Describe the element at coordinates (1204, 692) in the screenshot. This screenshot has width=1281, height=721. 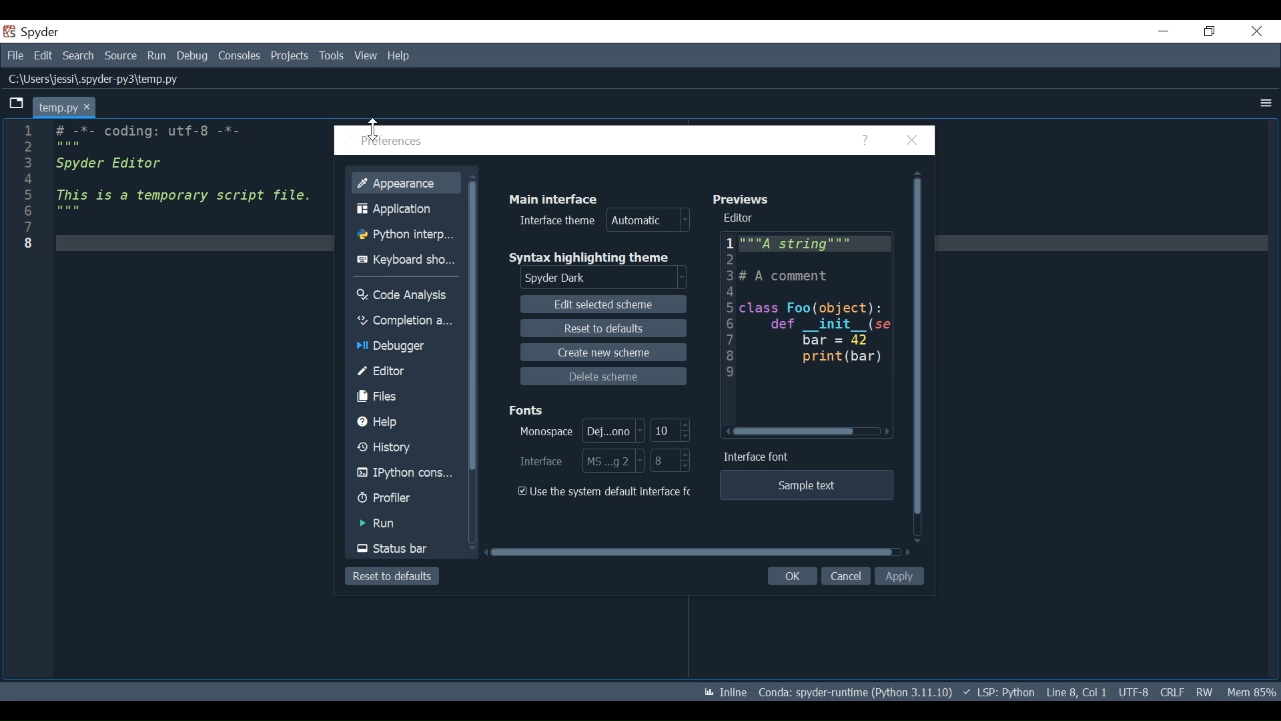
I see `File Permission` at that location.